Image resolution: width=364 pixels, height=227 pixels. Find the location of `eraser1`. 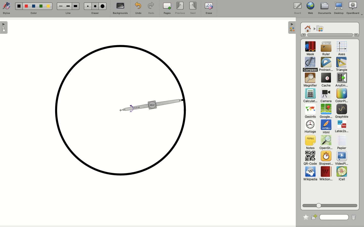

eraser1 is located at coordinates (87, 6).